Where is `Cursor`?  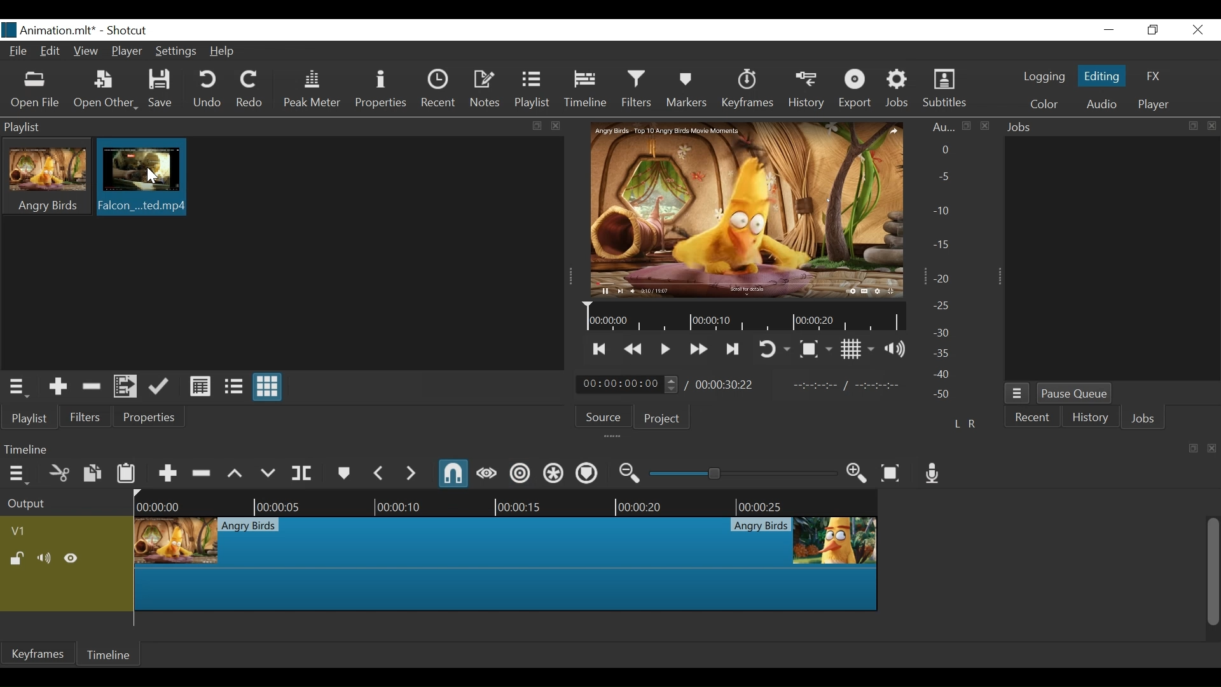
Cursor is located at coordinates (150, 176).